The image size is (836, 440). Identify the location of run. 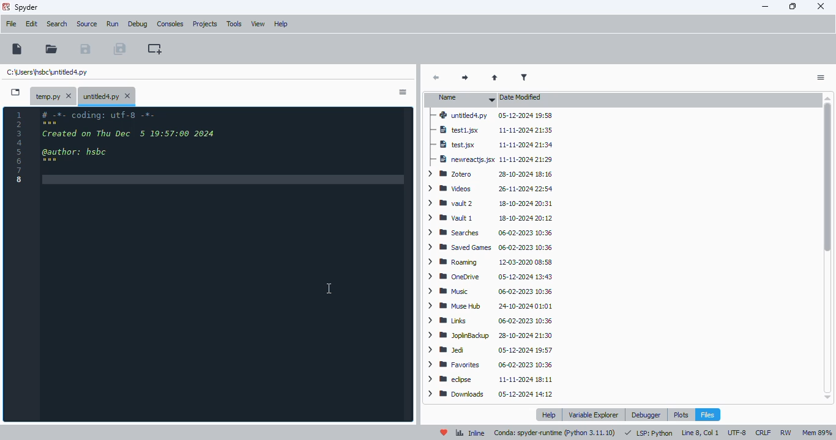
(113, 24).